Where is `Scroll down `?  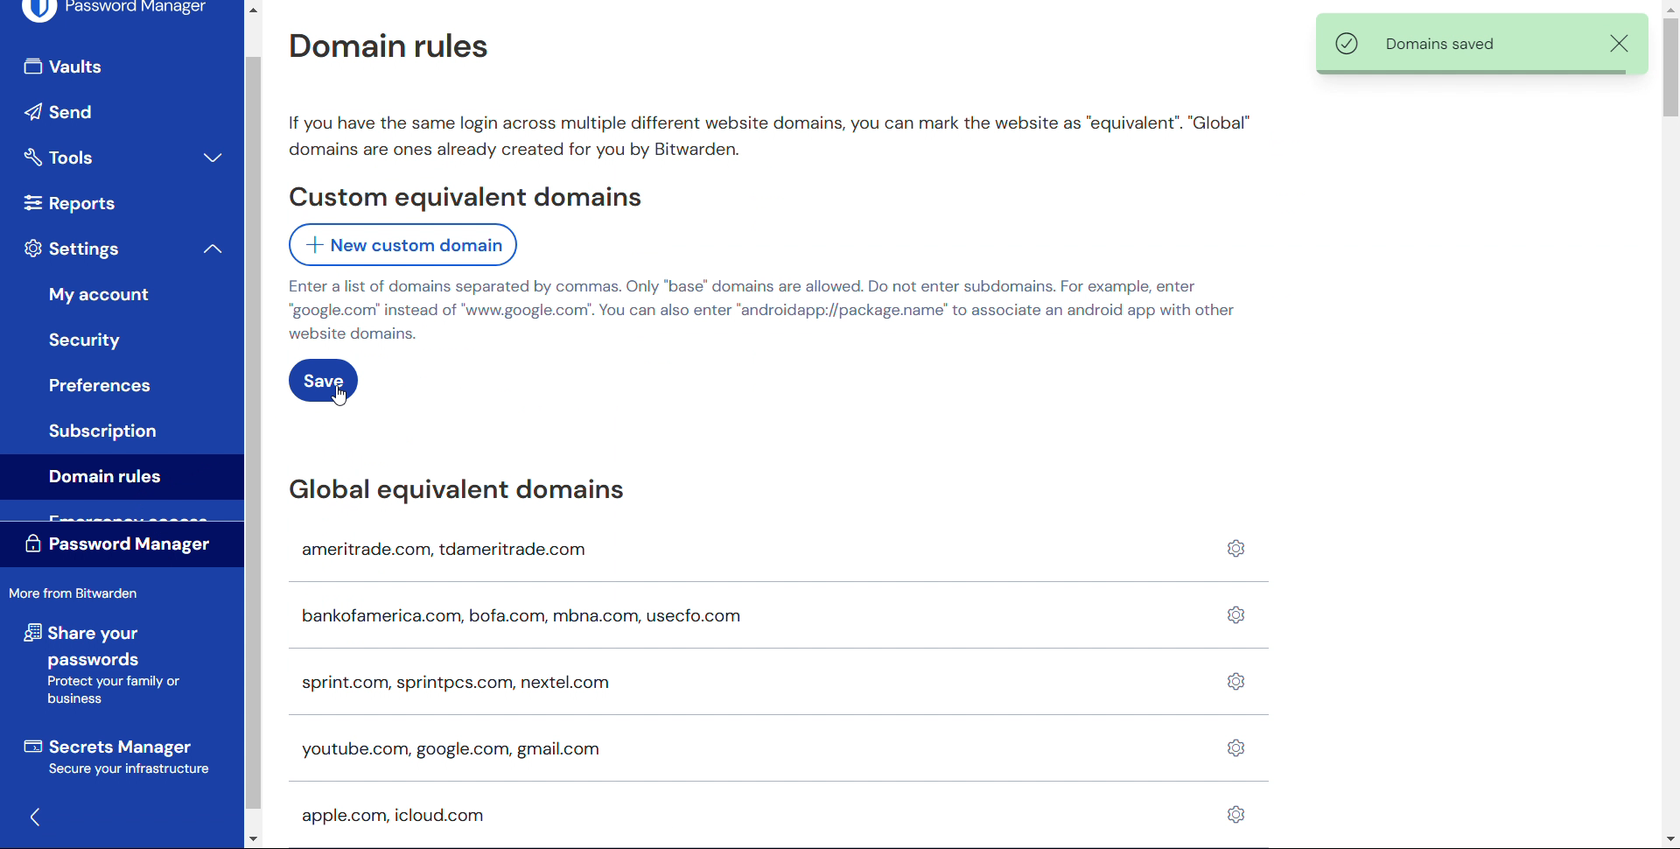 Scroll down  is located at coordinates (1669, 840).